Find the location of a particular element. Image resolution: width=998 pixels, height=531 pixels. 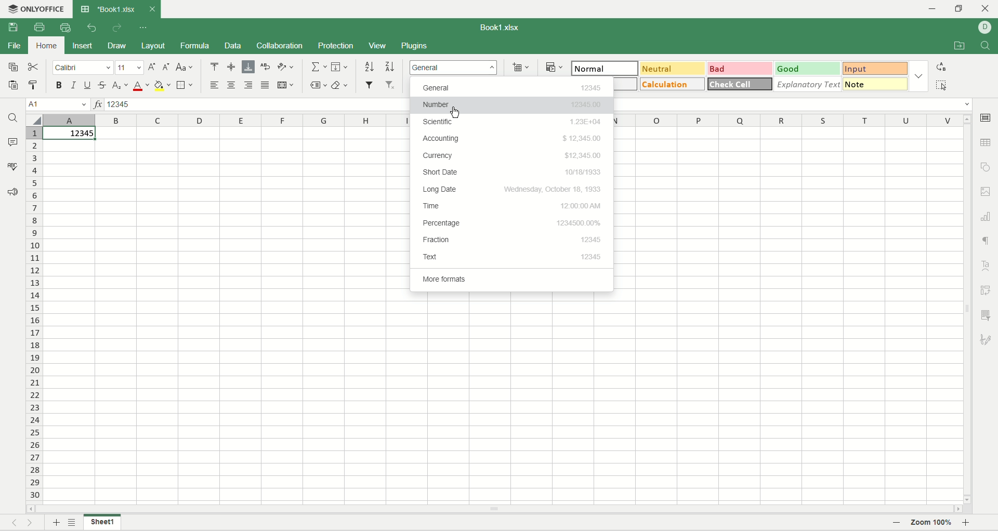

long date is located at coordinates (512, 190).